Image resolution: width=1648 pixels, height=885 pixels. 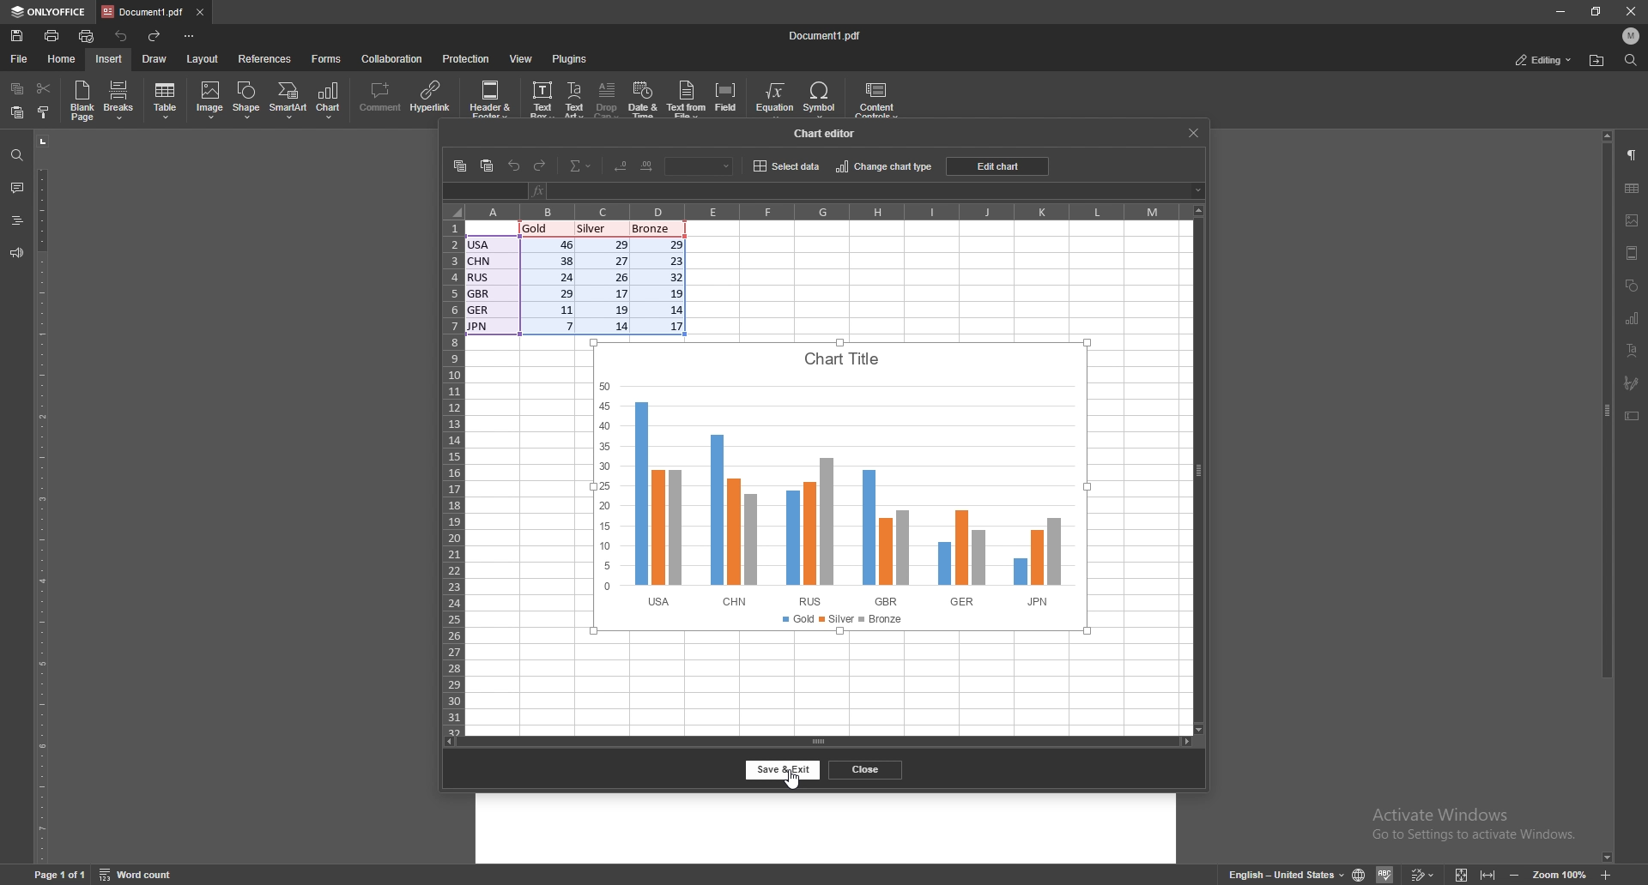 I want to click on headers, so click(x=15, y=220).